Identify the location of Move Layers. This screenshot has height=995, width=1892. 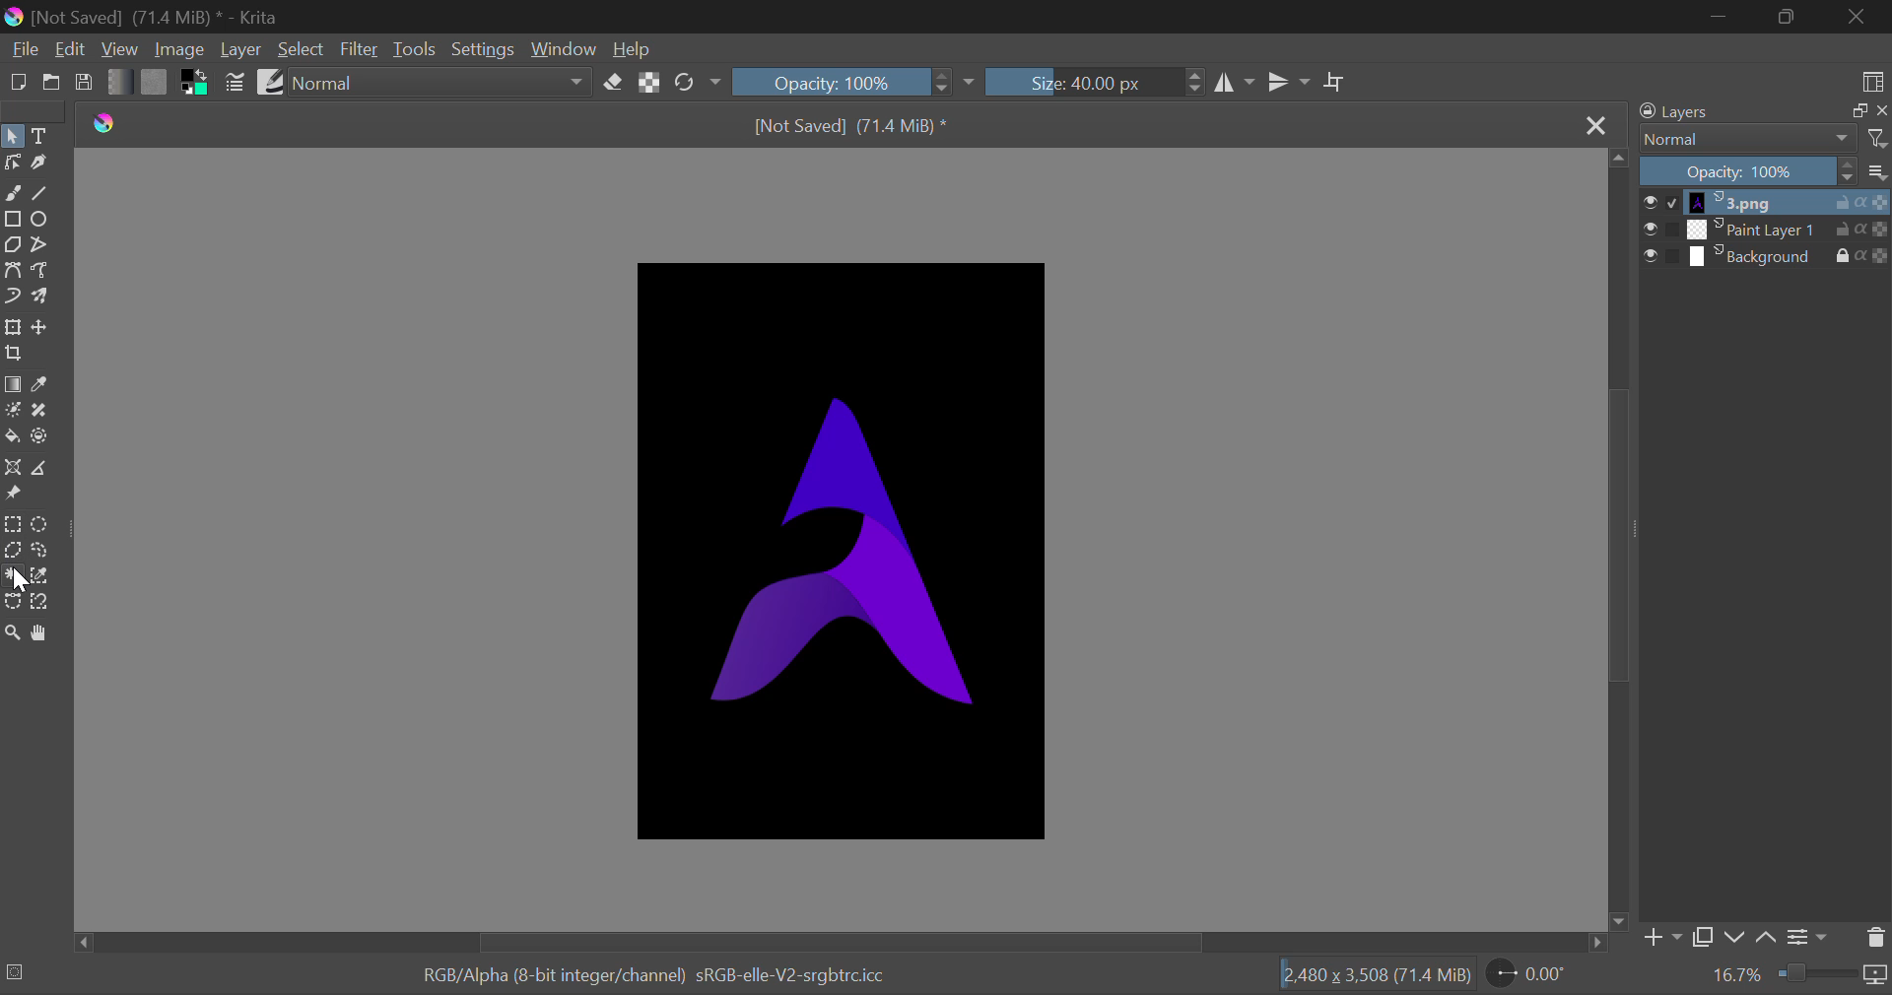
(42, 329).